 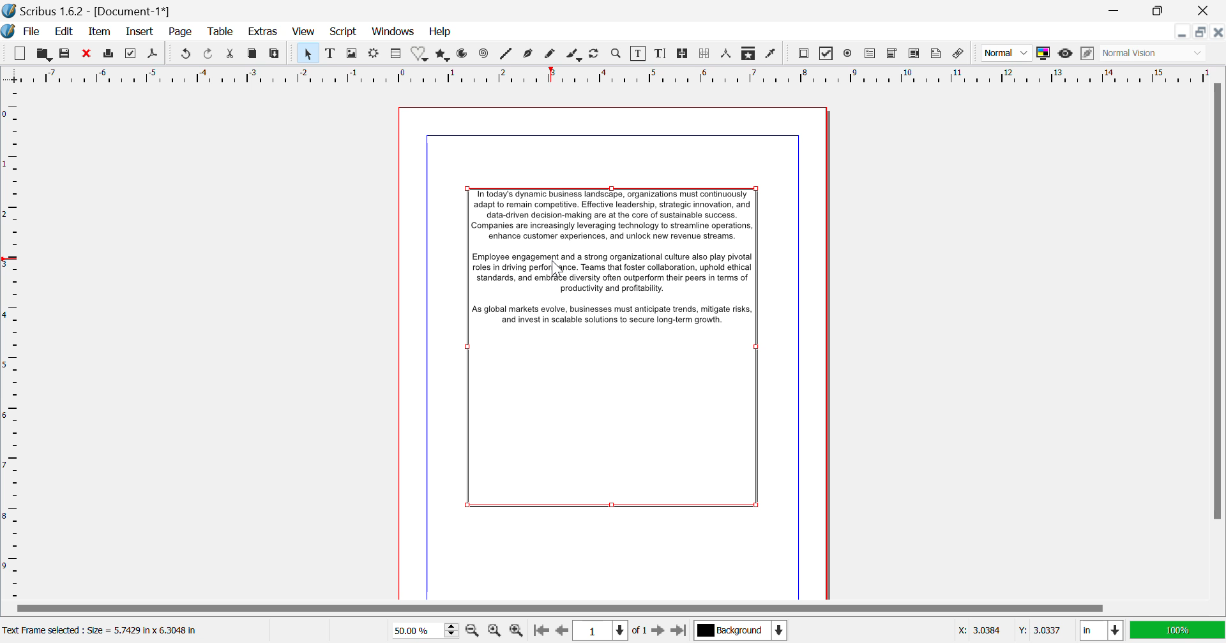 What do you see at coordinates (1066, 54) in the screenshot?
I see `Preview` at bounding box center [1066, 54].